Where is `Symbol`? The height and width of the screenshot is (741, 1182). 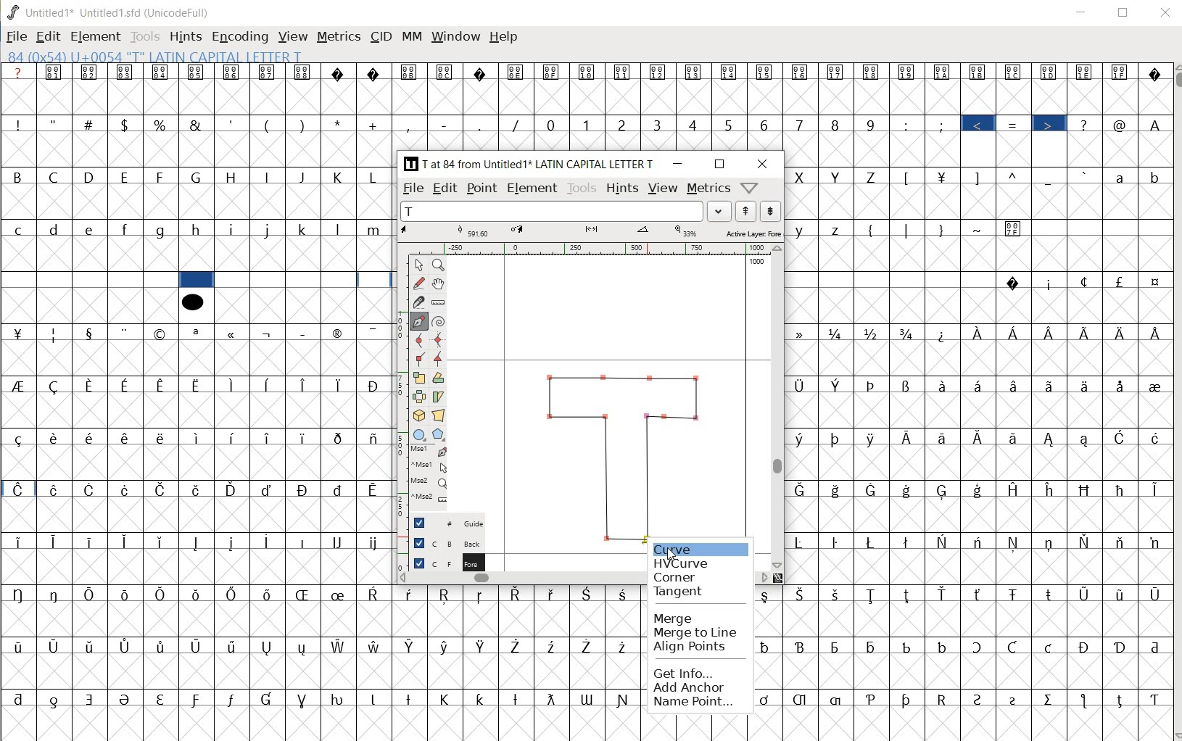 Symbol is located at coordinates (1086, 385).